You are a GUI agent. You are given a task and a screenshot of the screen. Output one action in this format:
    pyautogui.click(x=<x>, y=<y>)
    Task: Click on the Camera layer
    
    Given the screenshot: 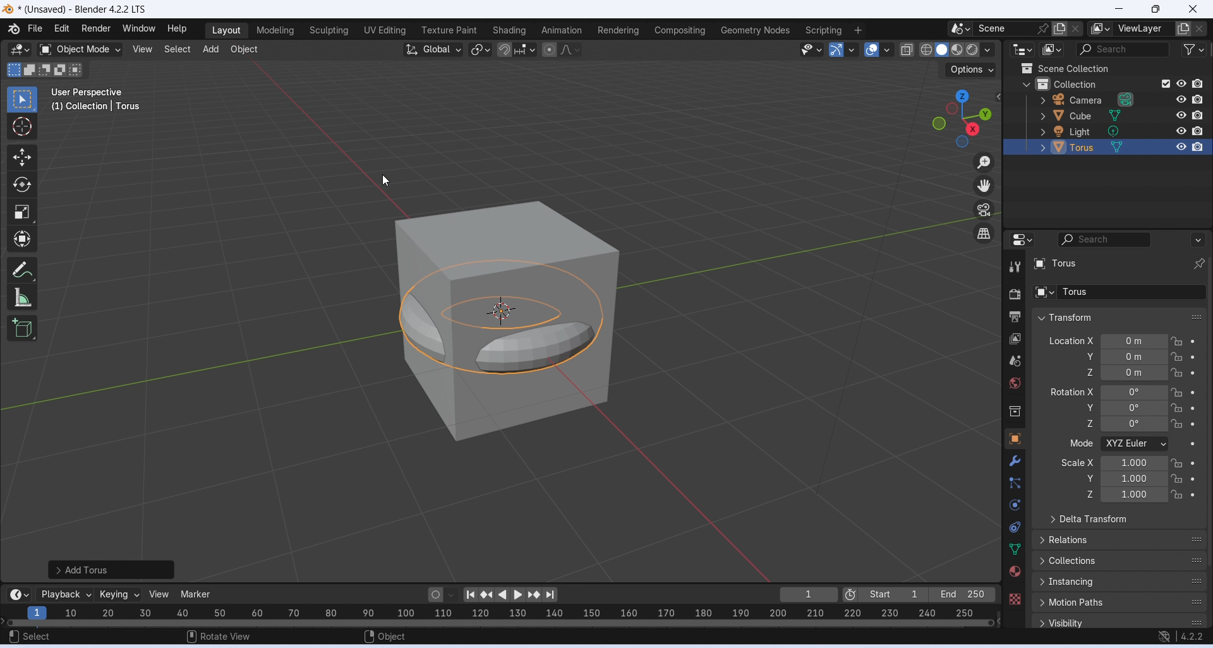 What is the action you would take?
    pyautogui.click(x=1119, y=99)
    